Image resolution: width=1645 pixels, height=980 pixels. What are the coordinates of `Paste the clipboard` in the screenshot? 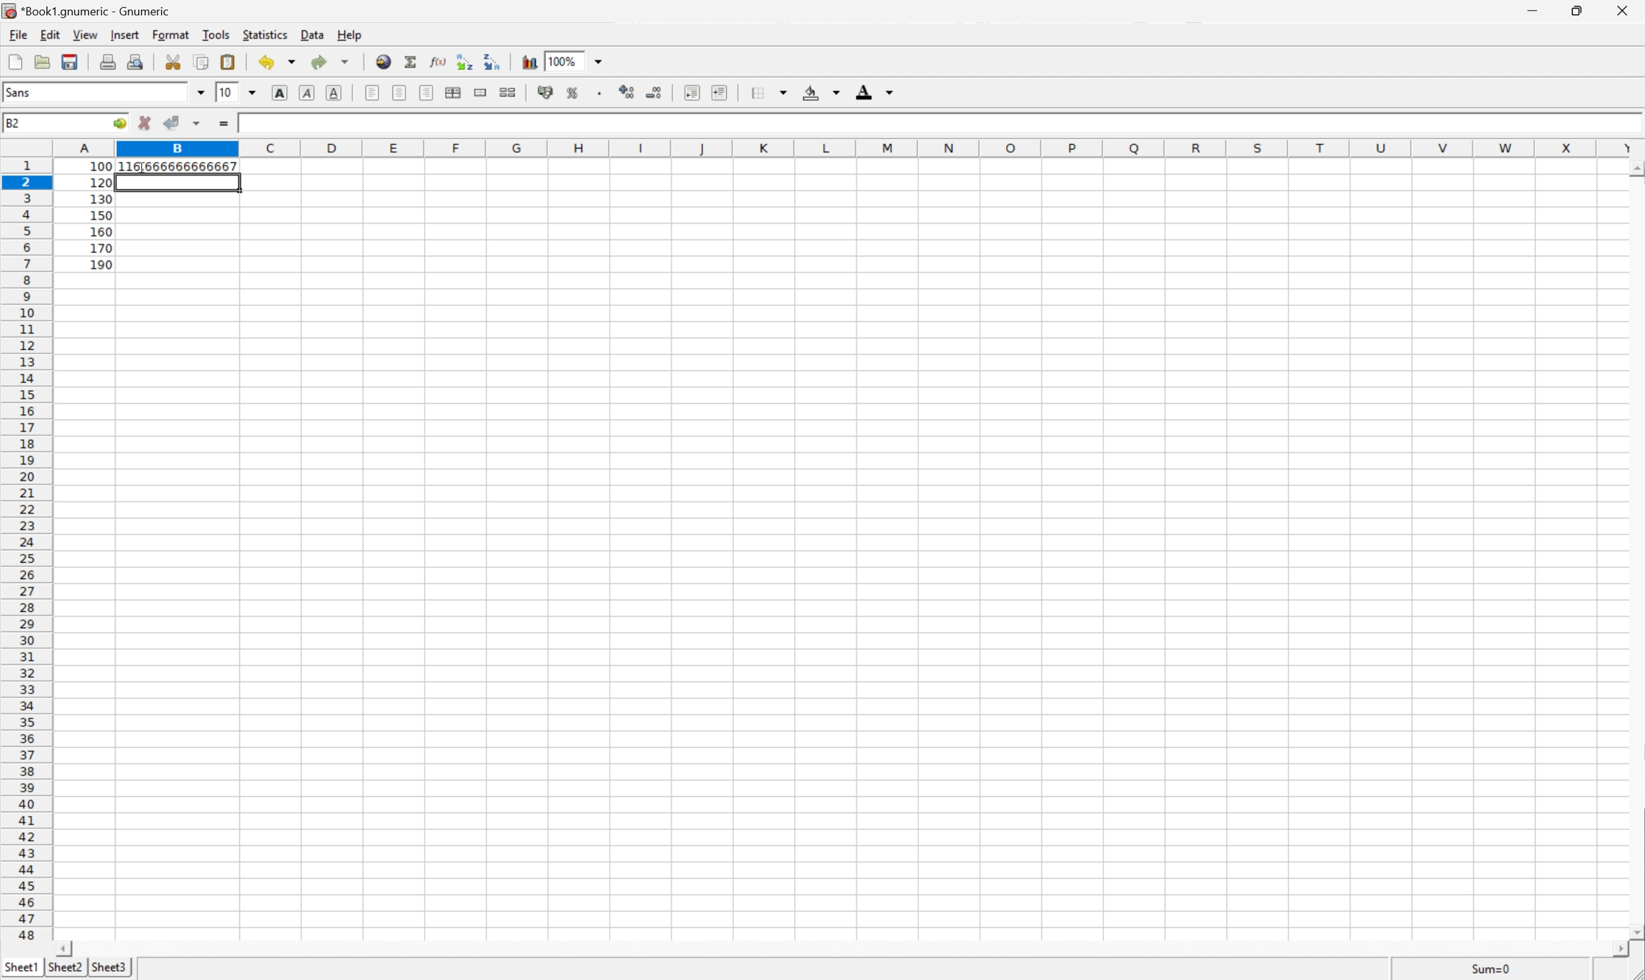 It's located at (231, 61).